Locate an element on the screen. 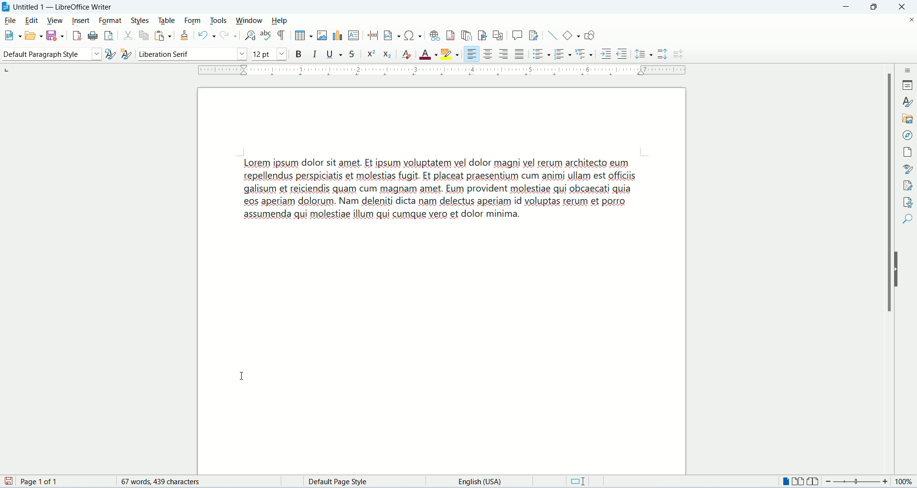 This screenshot has width=917, height=488. strikethrough is located at coordinates (352, 53).